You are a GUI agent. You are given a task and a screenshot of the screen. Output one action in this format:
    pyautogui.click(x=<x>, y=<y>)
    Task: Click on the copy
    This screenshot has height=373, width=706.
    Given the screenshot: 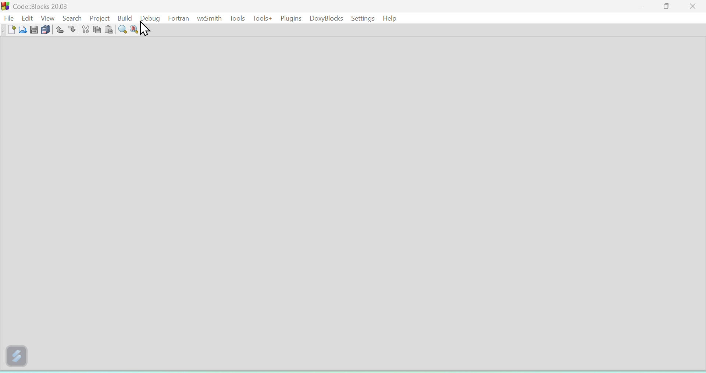 What is the action you would take?
    pyautogui.click(x=97, y=29)
    